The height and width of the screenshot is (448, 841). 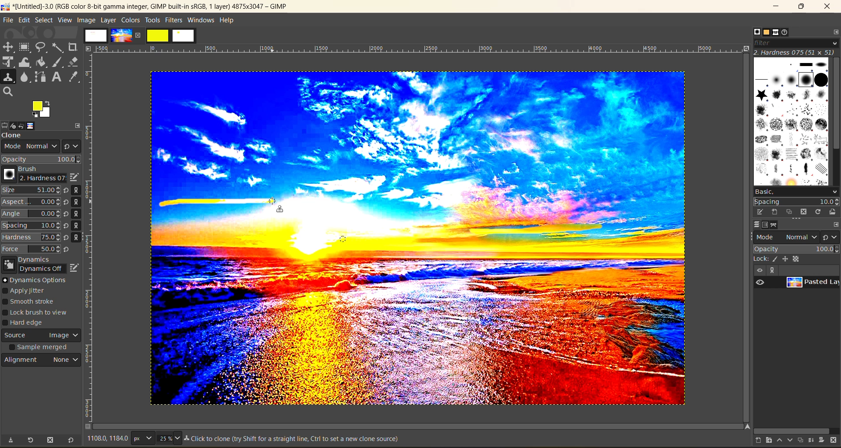 What do you see at coordinates (30, 191) in the screenshot?
I see `Size 51.00` at bounding box center [30, 191].